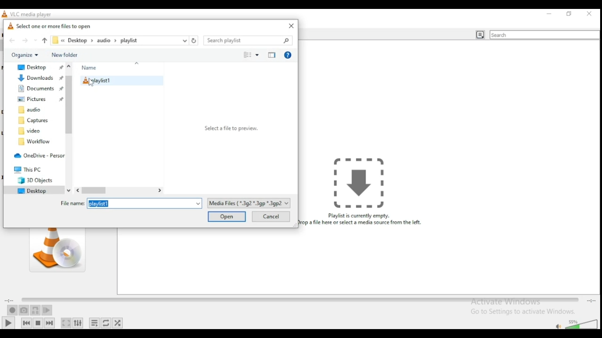 The height and width of the screenshot is (338, 602). What do you see at coordinates (250, 202) in the screenshot?
I see `file type` at bounding box center [250, 202].